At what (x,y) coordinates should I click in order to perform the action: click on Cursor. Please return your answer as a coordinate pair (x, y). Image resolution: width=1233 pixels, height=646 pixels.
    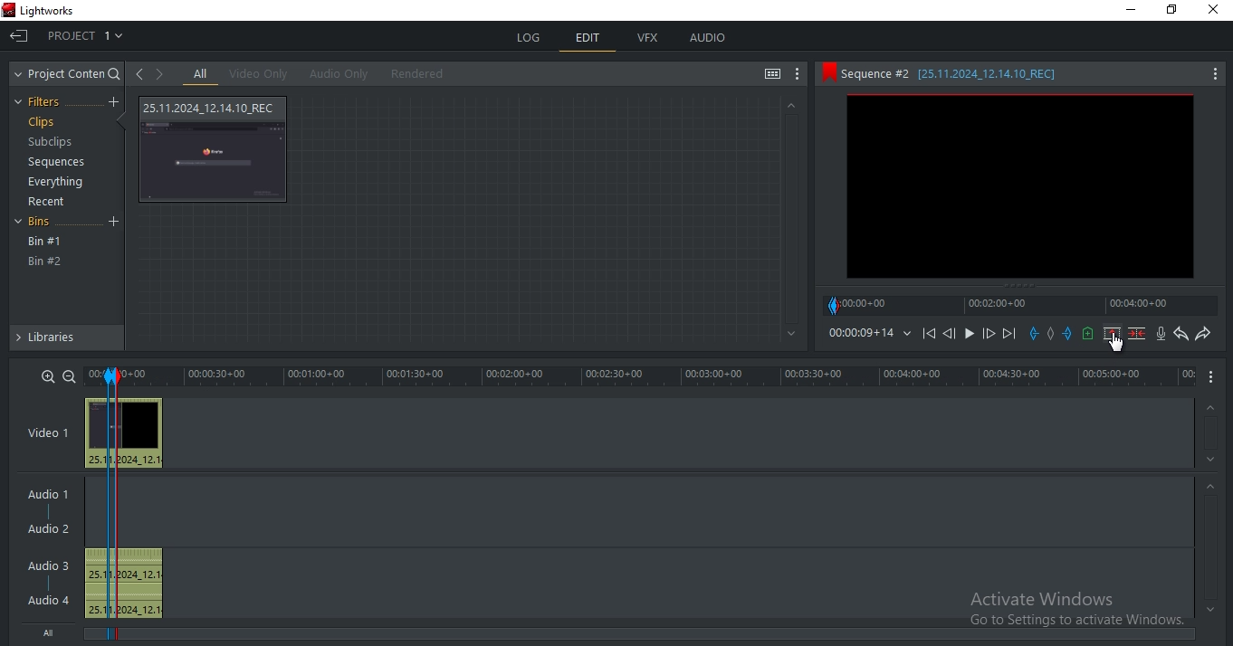
    Looking at the image, I should click on (1118, 344).